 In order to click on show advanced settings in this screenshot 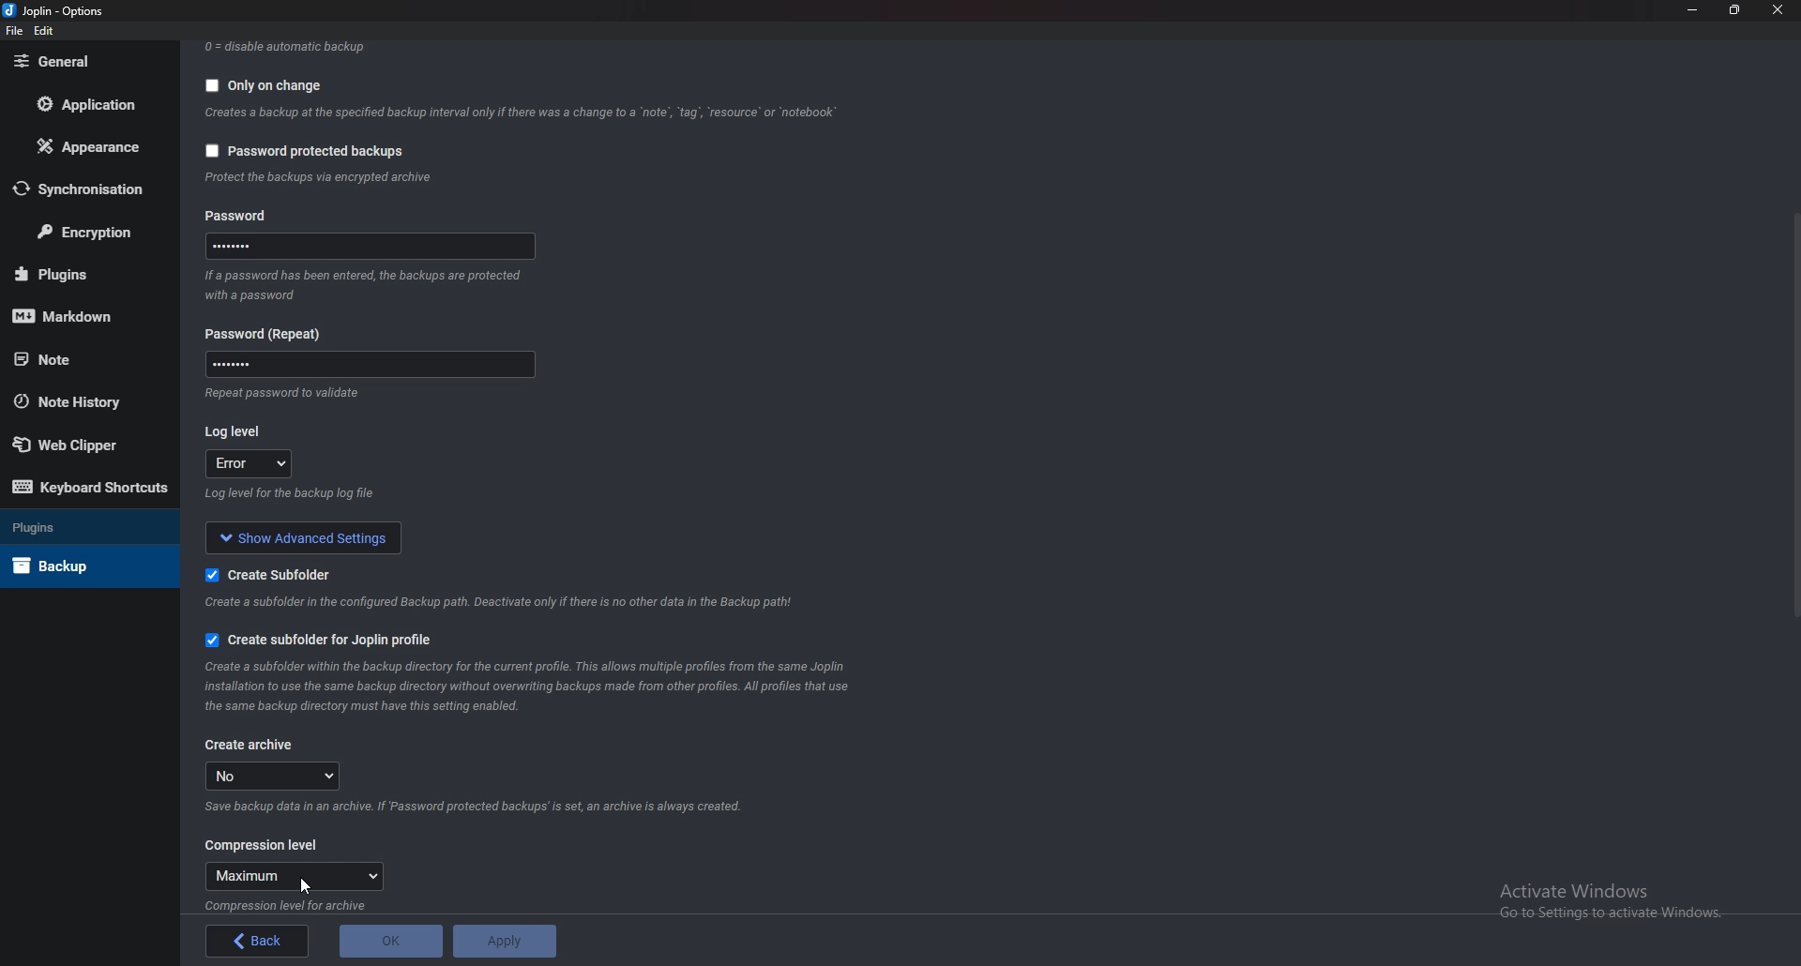, I will do `click(297, 536)`.